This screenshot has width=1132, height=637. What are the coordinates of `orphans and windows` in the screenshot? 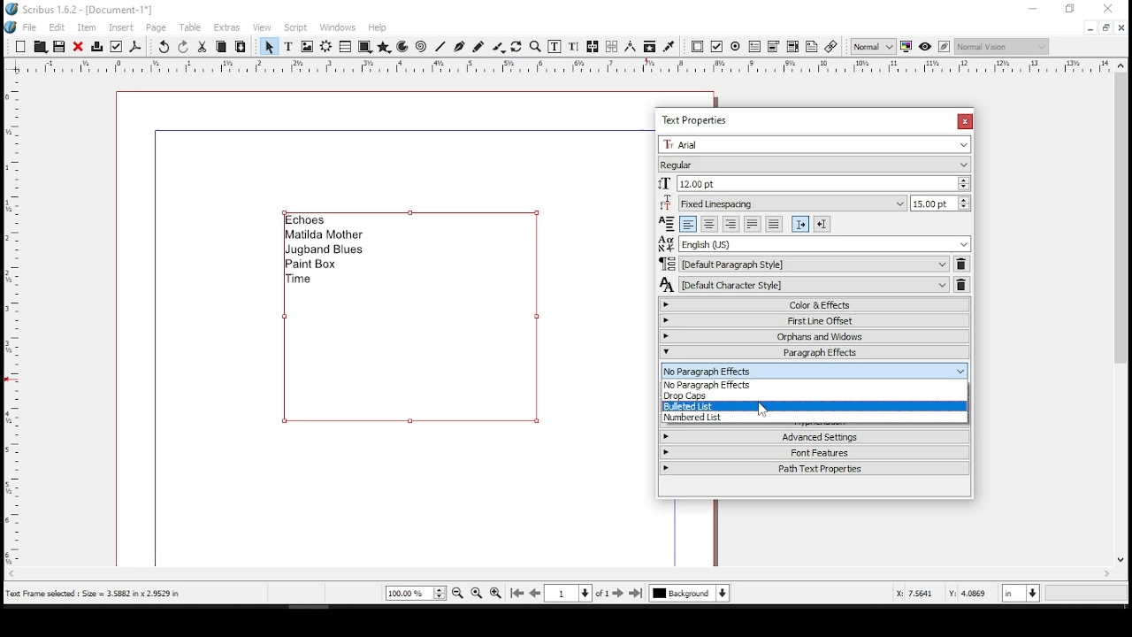 It's located at (815, 336).